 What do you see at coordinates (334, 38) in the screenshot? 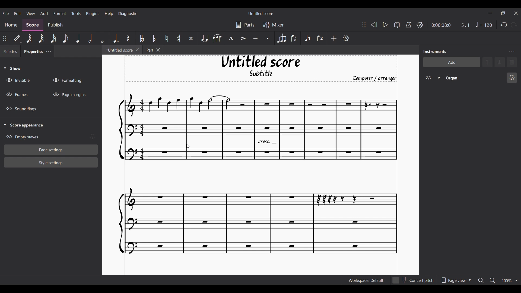
I see `Add` at bounding box center [334, 38].